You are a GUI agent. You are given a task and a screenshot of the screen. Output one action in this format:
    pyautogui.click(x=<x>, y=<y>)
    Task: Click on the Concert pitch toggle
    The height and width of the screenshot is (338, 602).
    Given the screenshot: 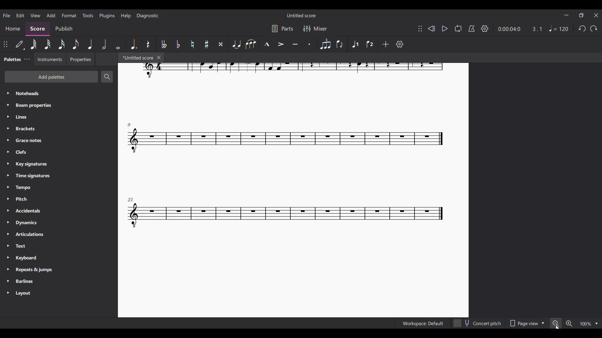 What is the action you would take?
    pyautogui.click(x=478, y=323)
    